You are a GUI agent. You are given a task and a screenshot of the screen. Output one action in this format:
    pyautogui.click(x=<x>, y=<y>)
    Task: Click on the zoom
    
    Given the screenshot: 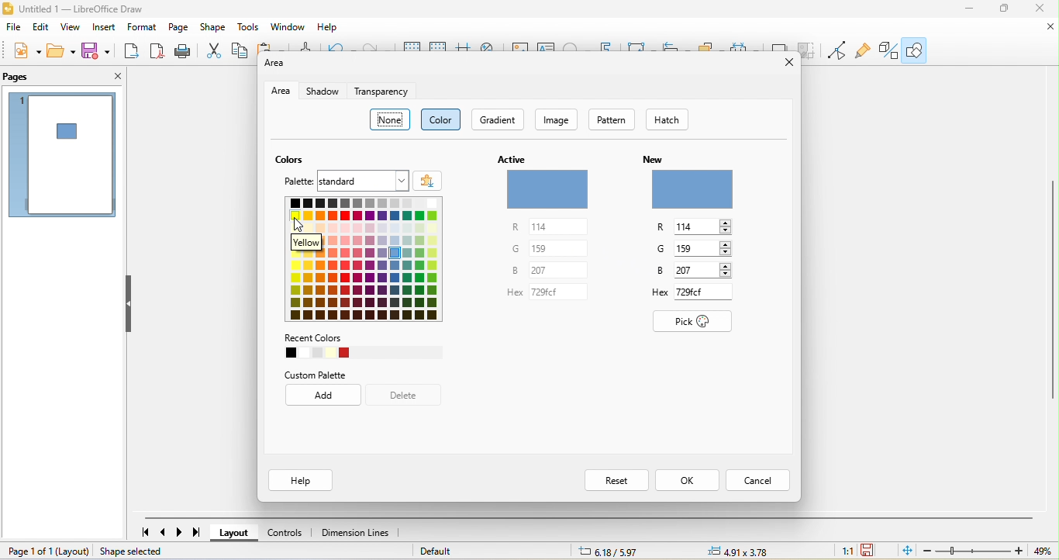 What is the action you would take?
    pyautogui.click(x=988, y=551)
    